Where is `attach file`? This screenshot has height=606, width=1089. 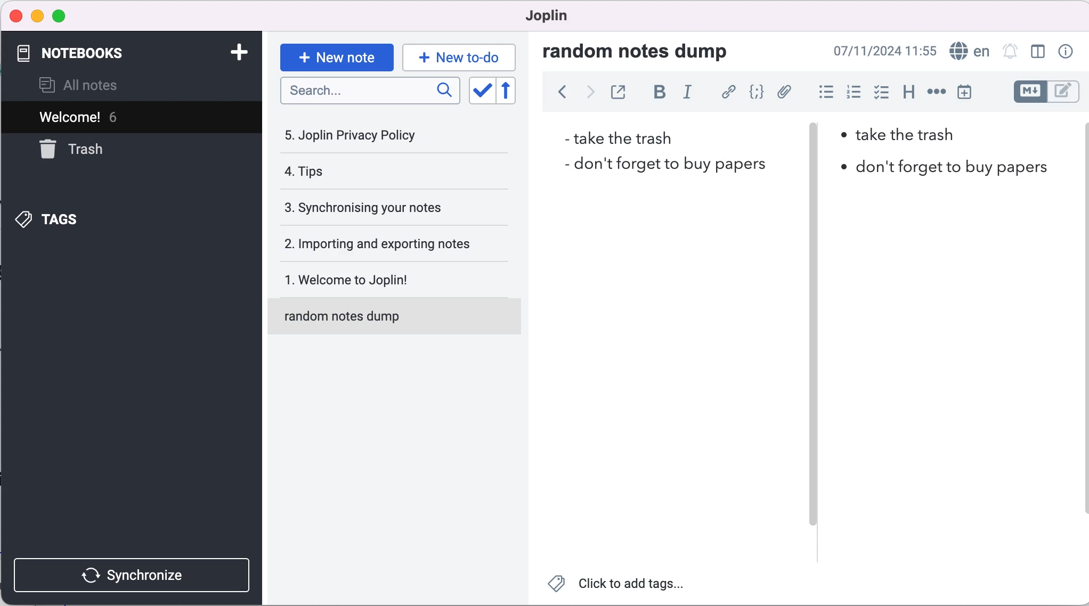
attach file is located at coordinates (783, 93).